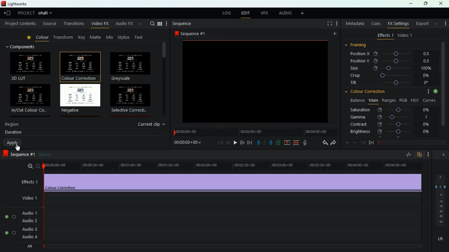 The image size is (449, 252). Describe the element at coordinates (229, 165) in the screenshot. I see `time` at that location.